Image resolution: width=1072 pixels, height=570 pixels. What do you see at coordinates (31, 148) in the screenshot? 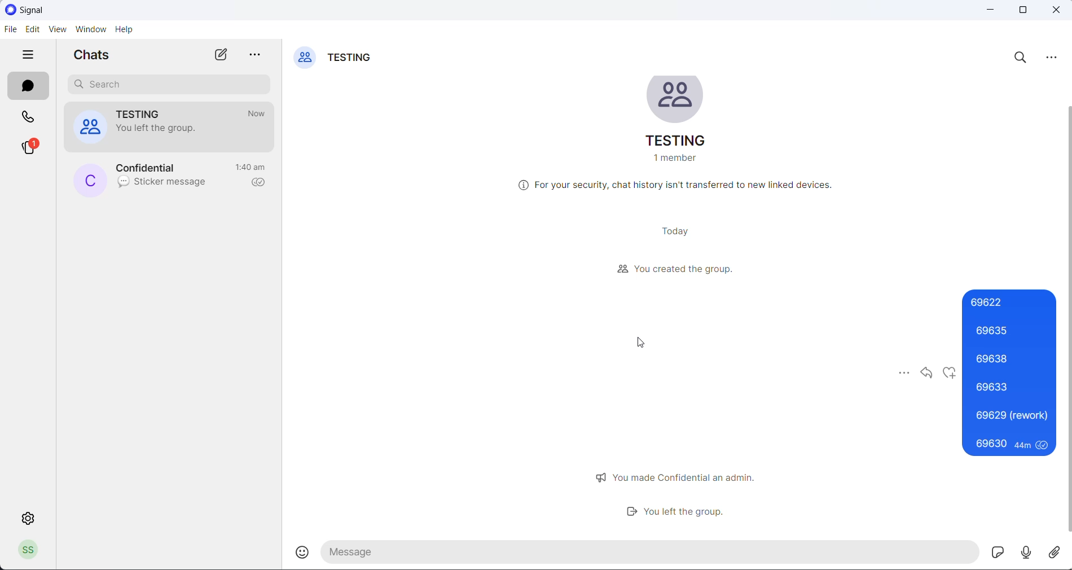
I see `stories` at bounding box center [31, 148].